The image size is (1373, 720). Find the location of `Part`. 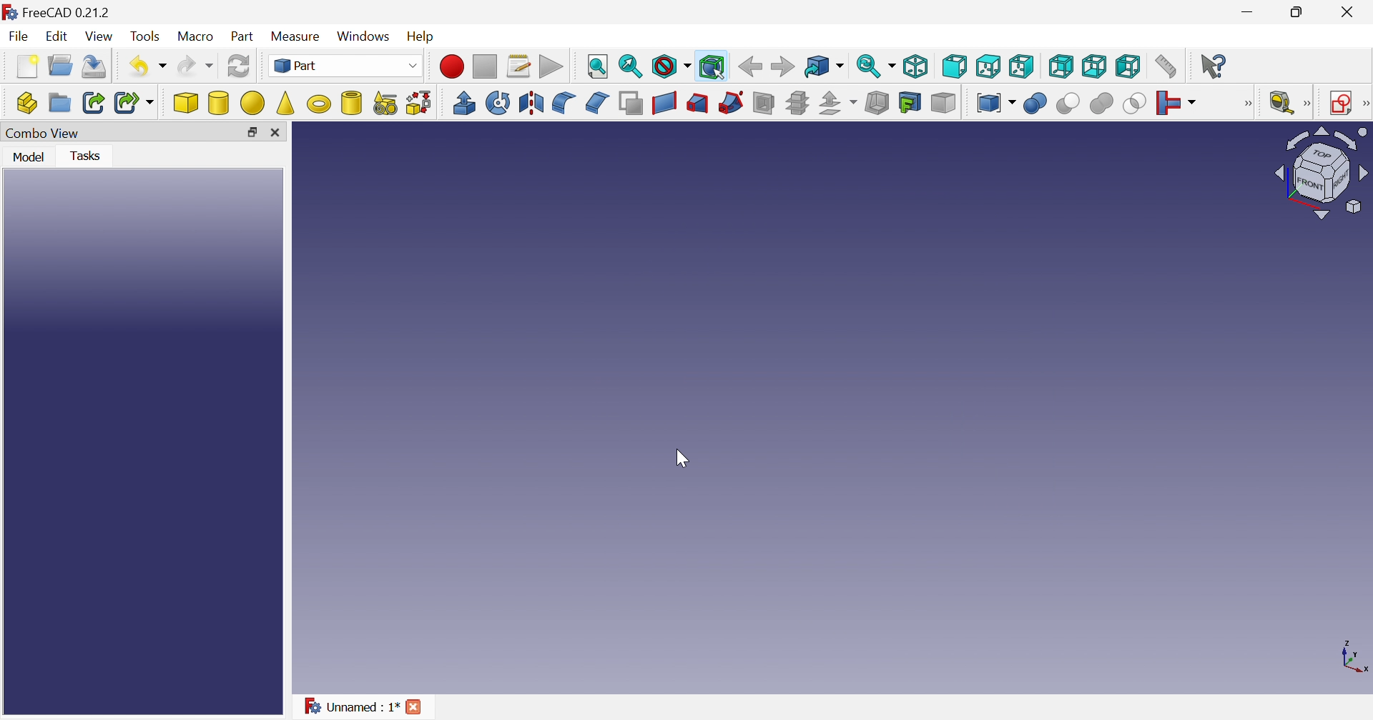

Part is located at coordinates (348, 67).